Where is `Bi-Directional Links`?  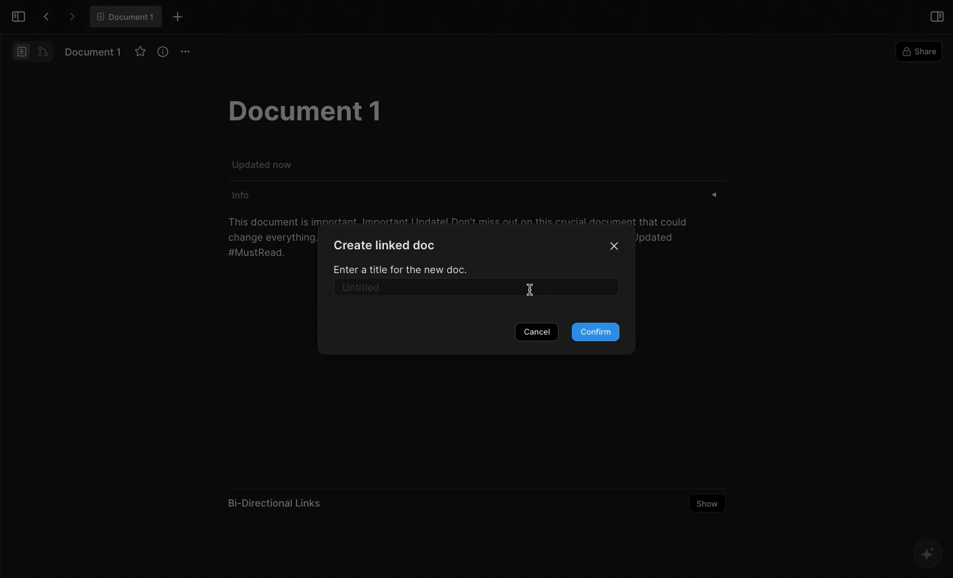
Bi-Directional Links is located at coordinates (276, 503).